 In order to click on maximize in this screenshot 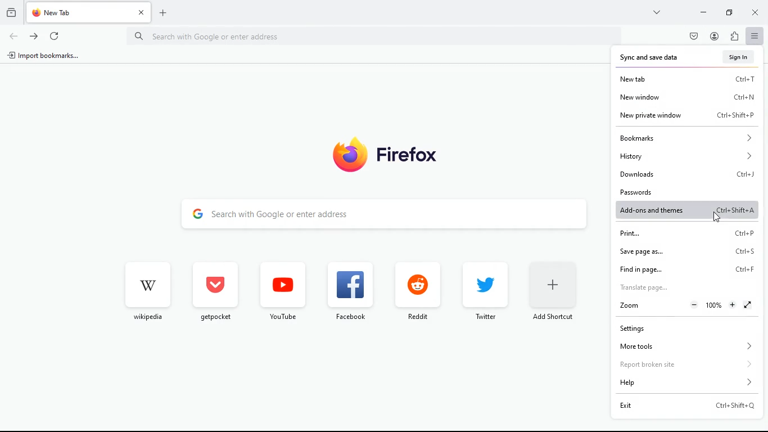, I will do `click(726, 12)`.